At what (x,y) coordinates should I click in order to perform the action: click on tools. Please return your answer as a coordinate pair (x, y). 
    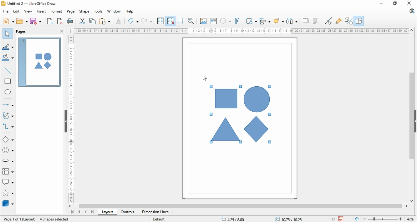
    Looking at the image, I should click on (99, 11).